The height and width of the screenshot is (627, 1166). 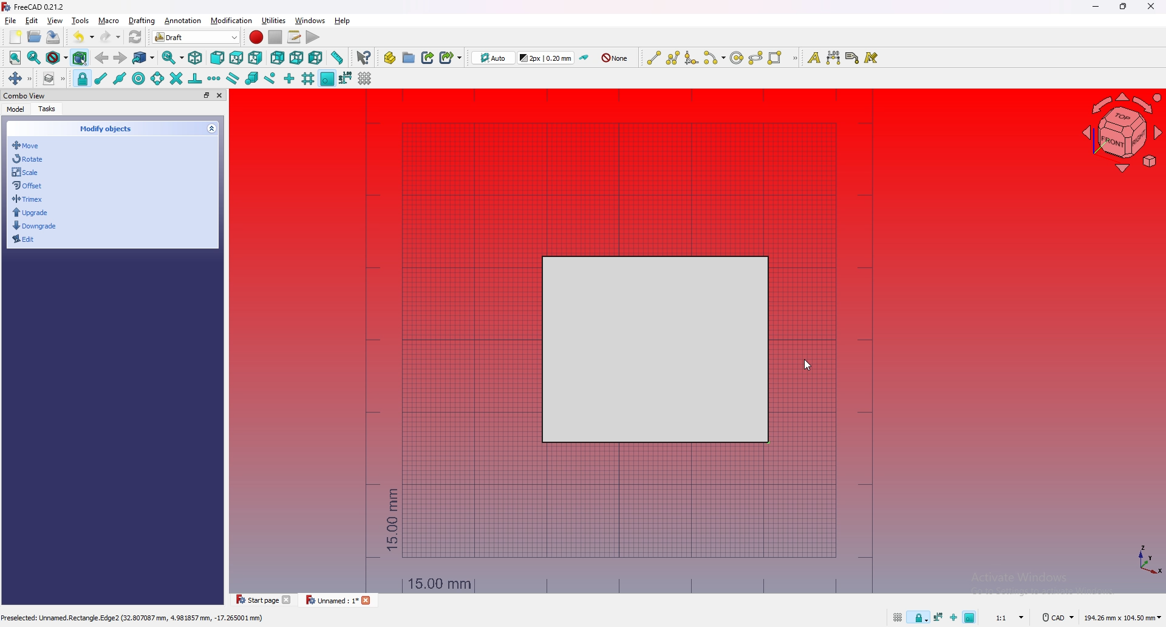 What do you see at coordinates (337, 57) in the screenshot?
I see `measure distance` at bounding box center [337, 57].